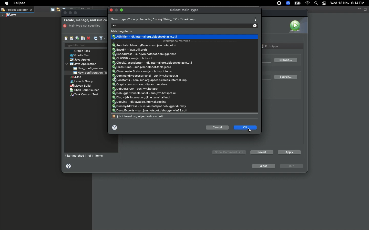 This screenshot has width=369, height=230. Describe the element at coordinates (292, 166) in the screenshot. I see `run` at that location.